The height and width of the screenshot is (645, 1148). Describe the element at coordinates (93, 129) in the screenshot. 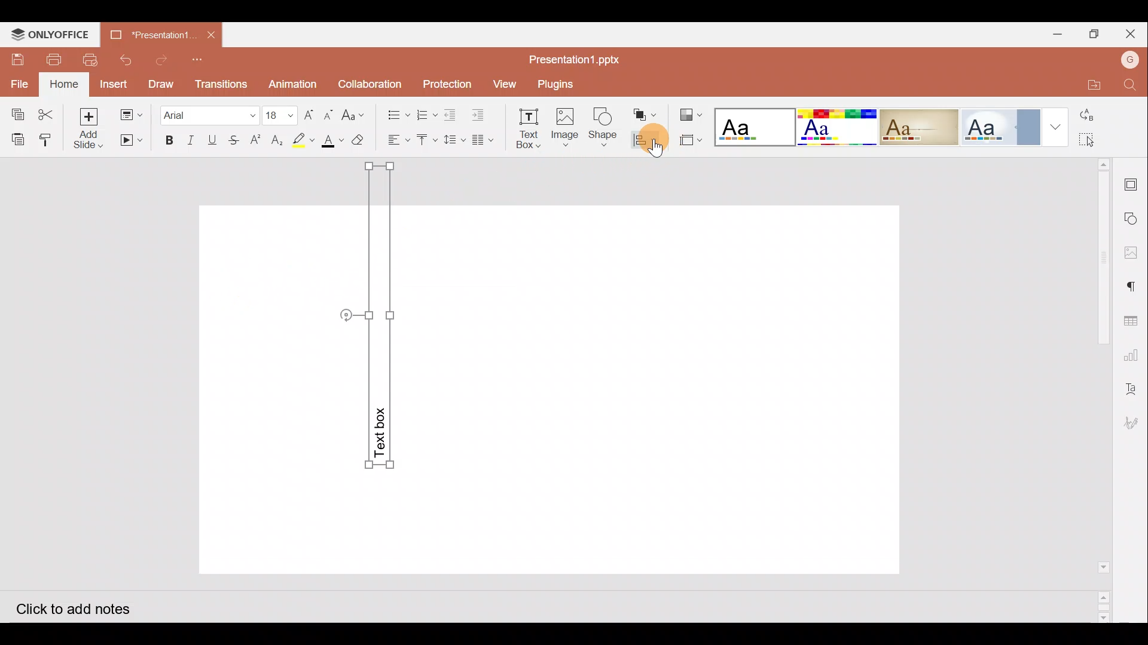

I see `Add slide` at that location.